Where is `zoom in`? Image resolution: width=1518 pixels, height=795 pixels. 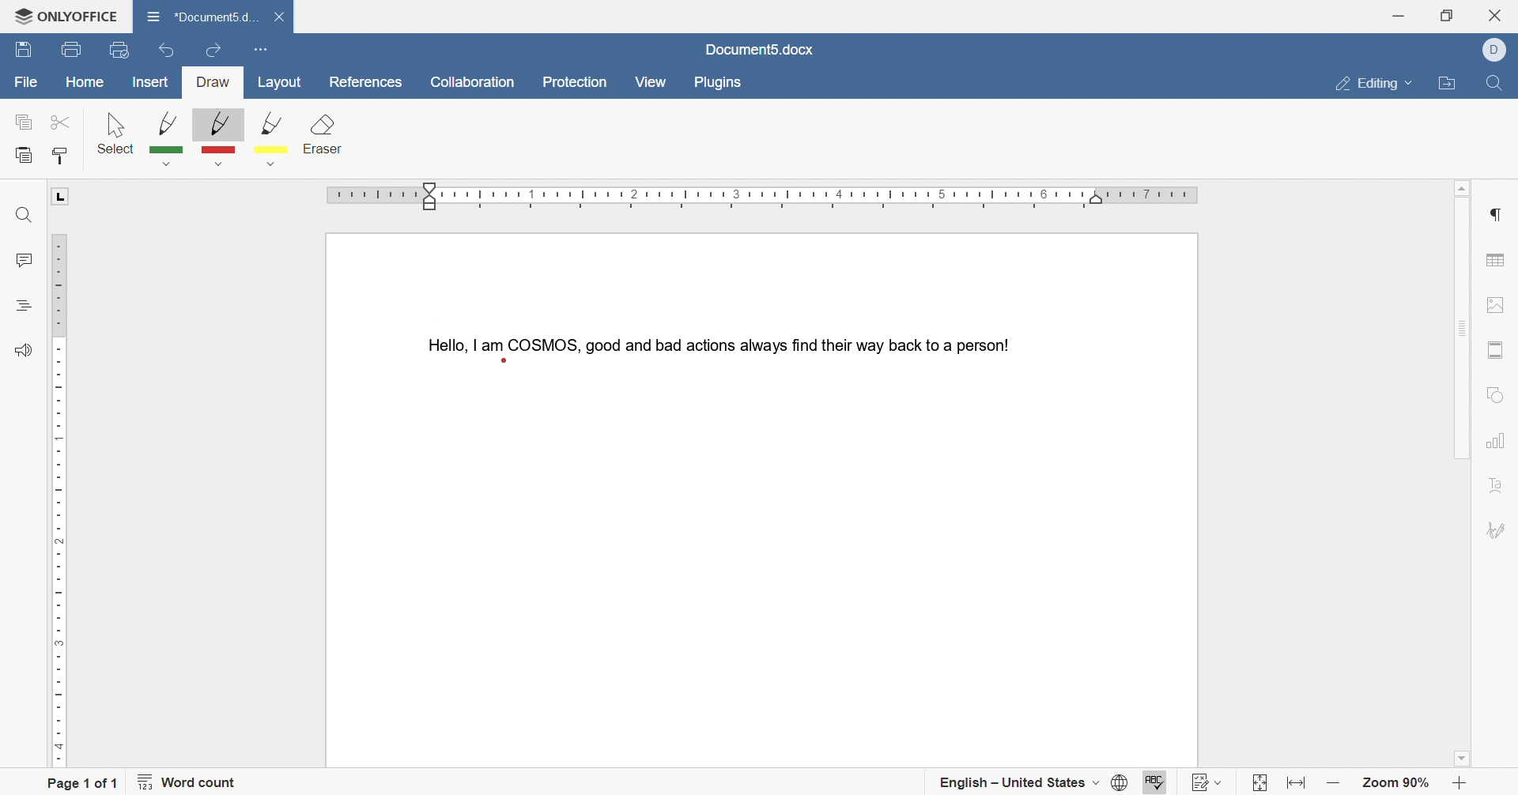 zoom in is located at coordinates (1459, 784).